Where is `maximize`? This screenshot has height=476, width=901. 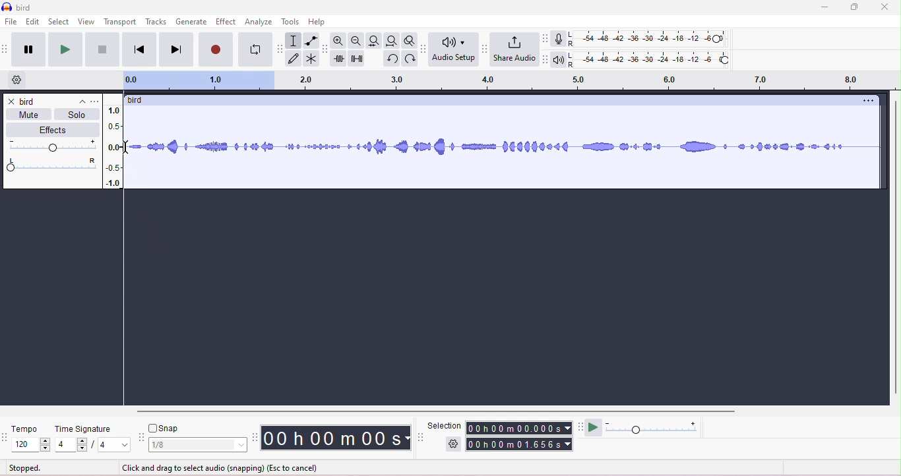
maximize is located at coordinates (853, 7).